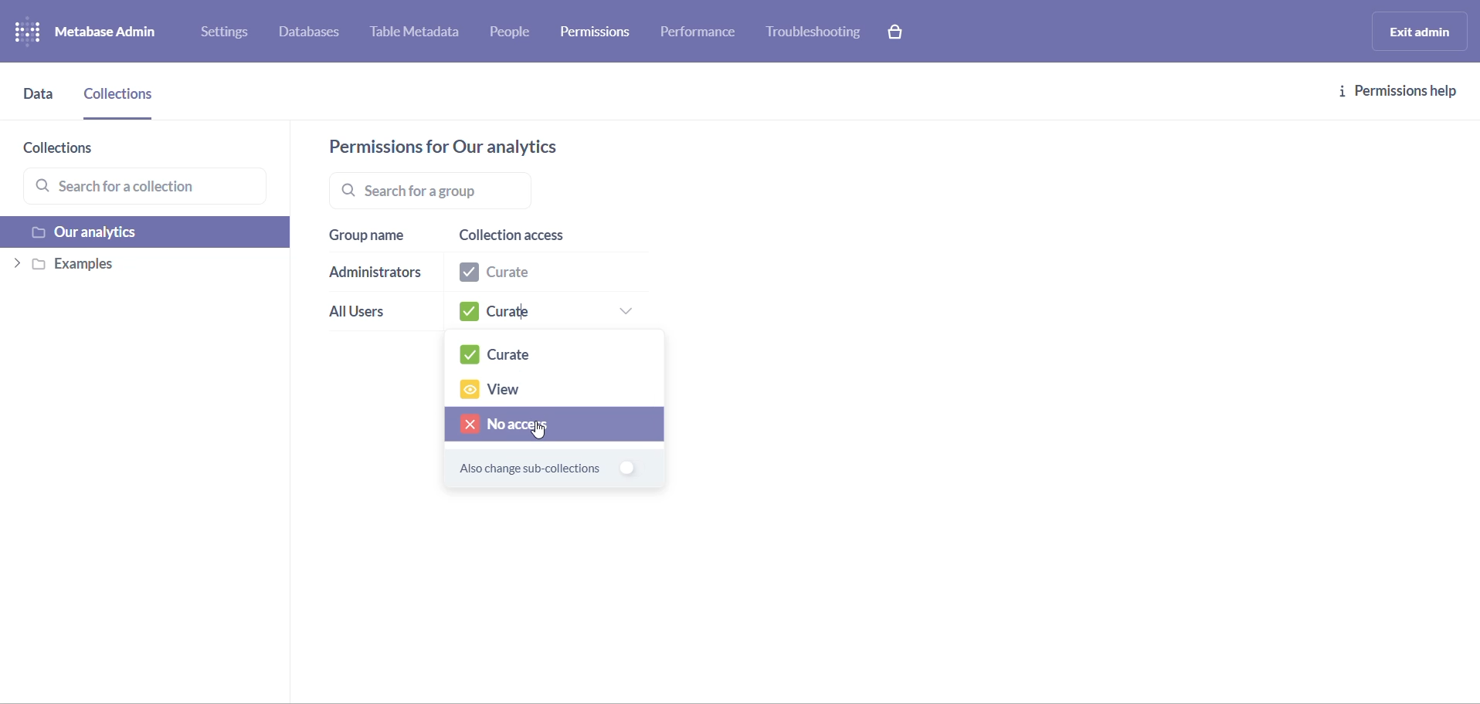  What do you see at coordinates (548, 313) in the screenshot?
I see `access level` at bounding box center [548, 313].